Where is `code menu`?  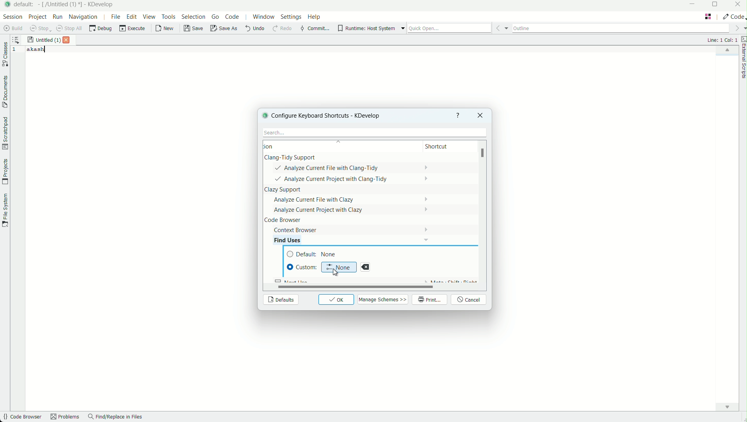
code menu is located at coordinates (233, 17).